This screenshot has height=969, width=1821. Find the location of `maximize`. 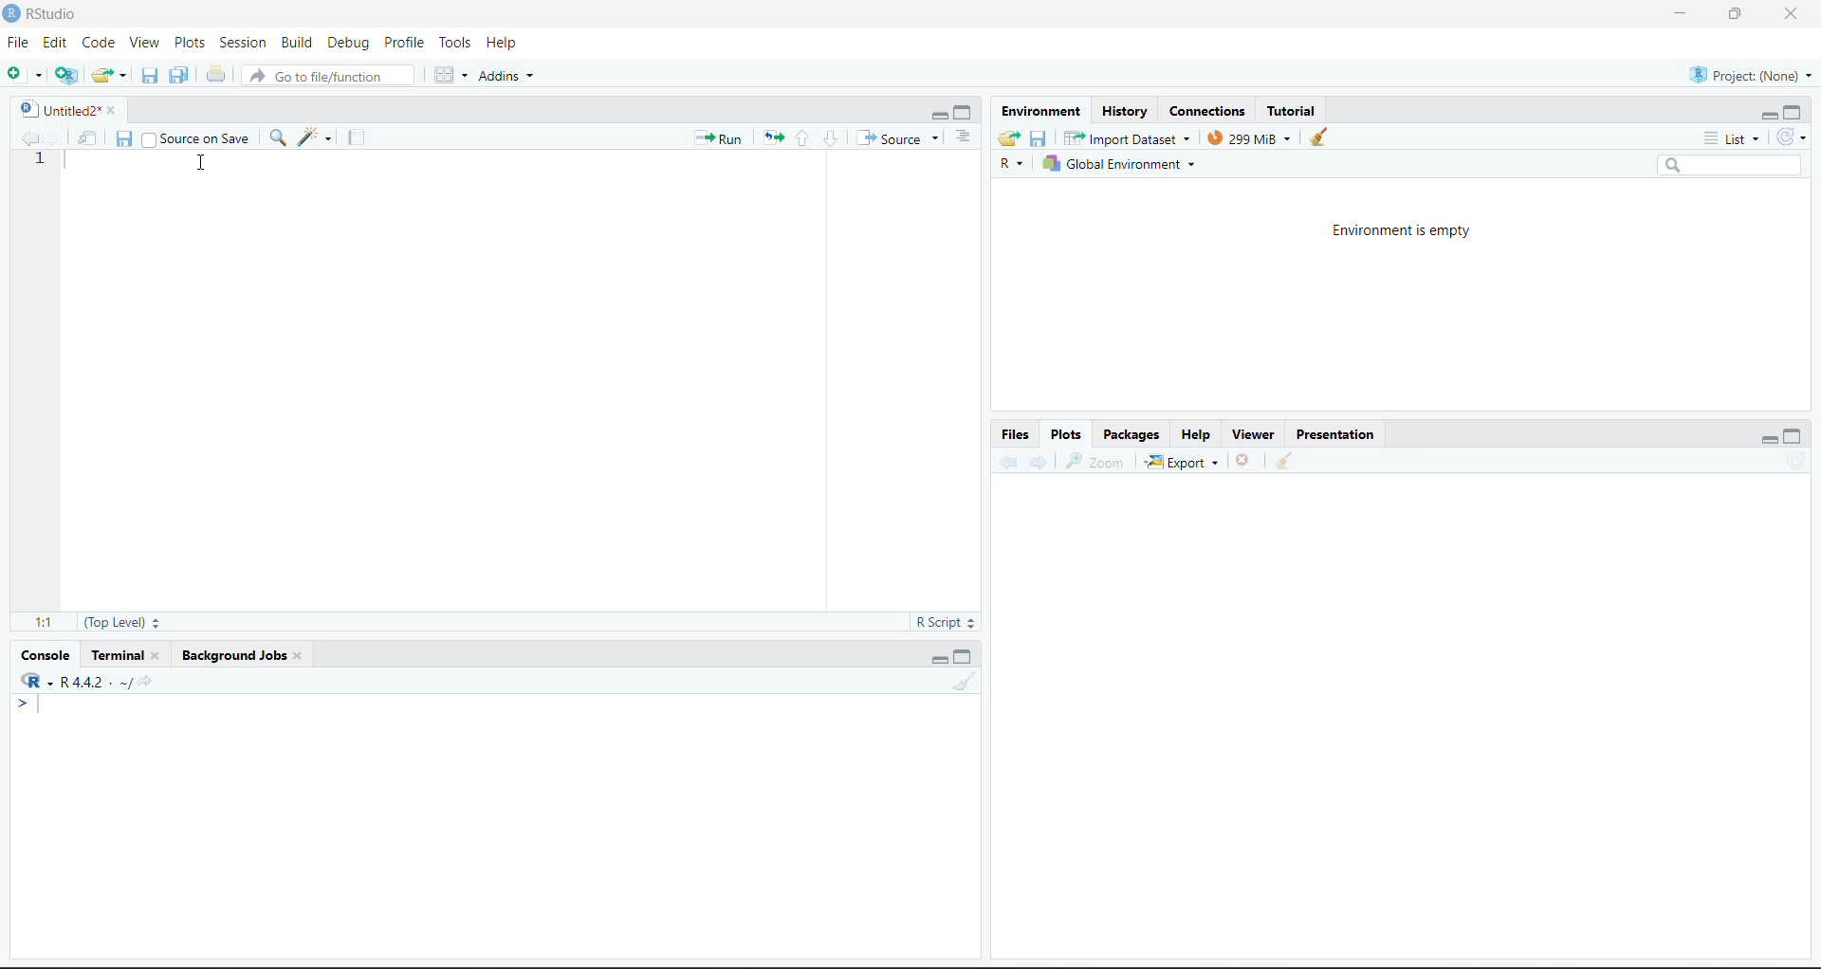

maximize is located at coordinates (963, 112).